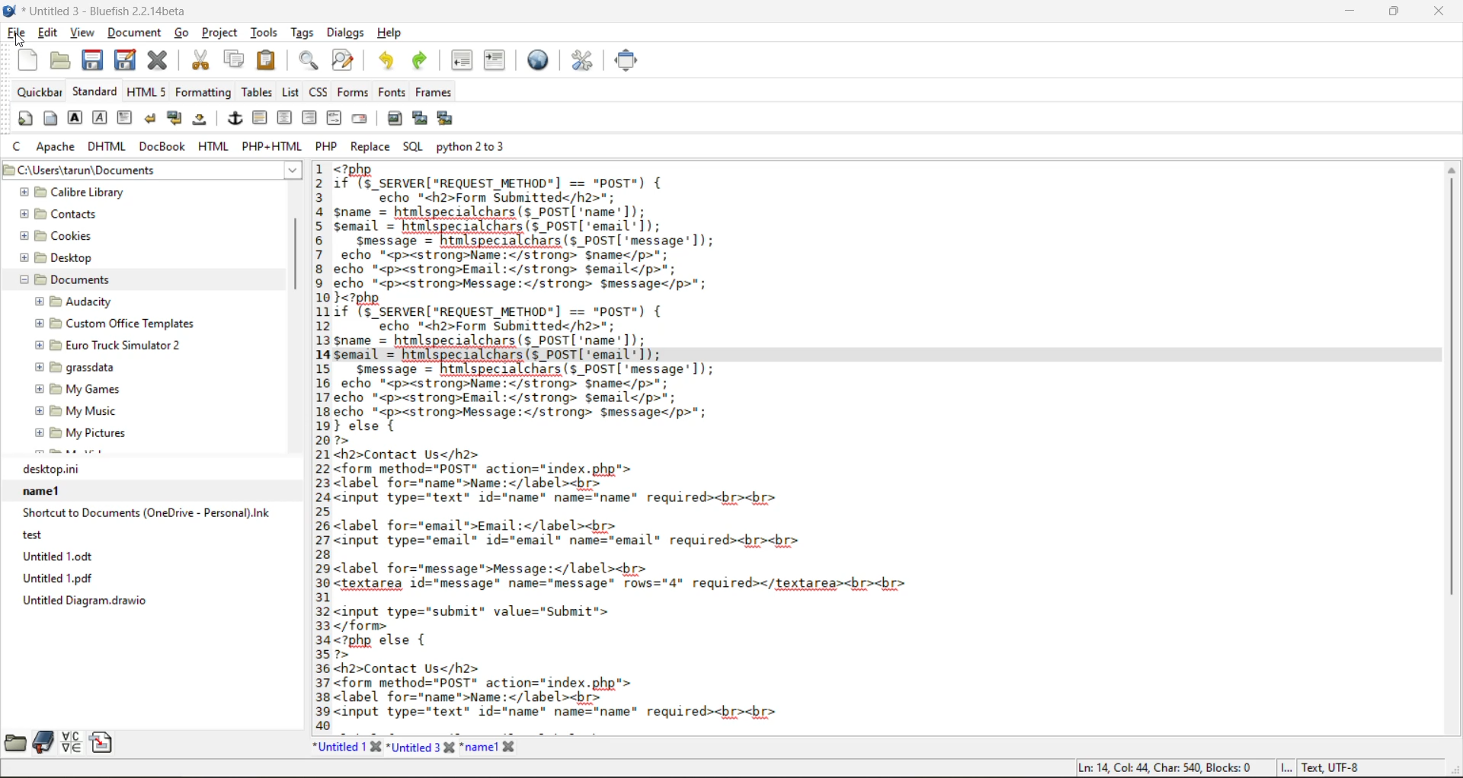 This screenshot has height=778, width=1463. I want to click on break, so click(152, 119).